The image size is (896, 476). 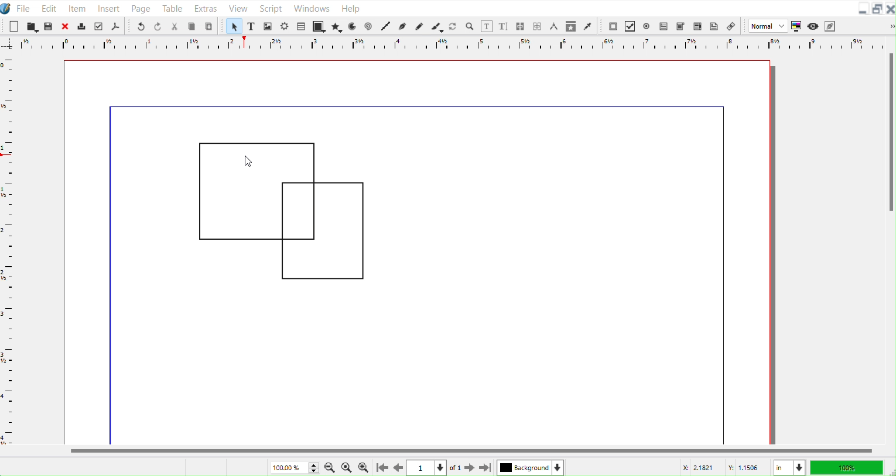 What do you see at coordinates (887, 26) in the screenshot?
I see `Drop down box` at bounding box center [887, 26].